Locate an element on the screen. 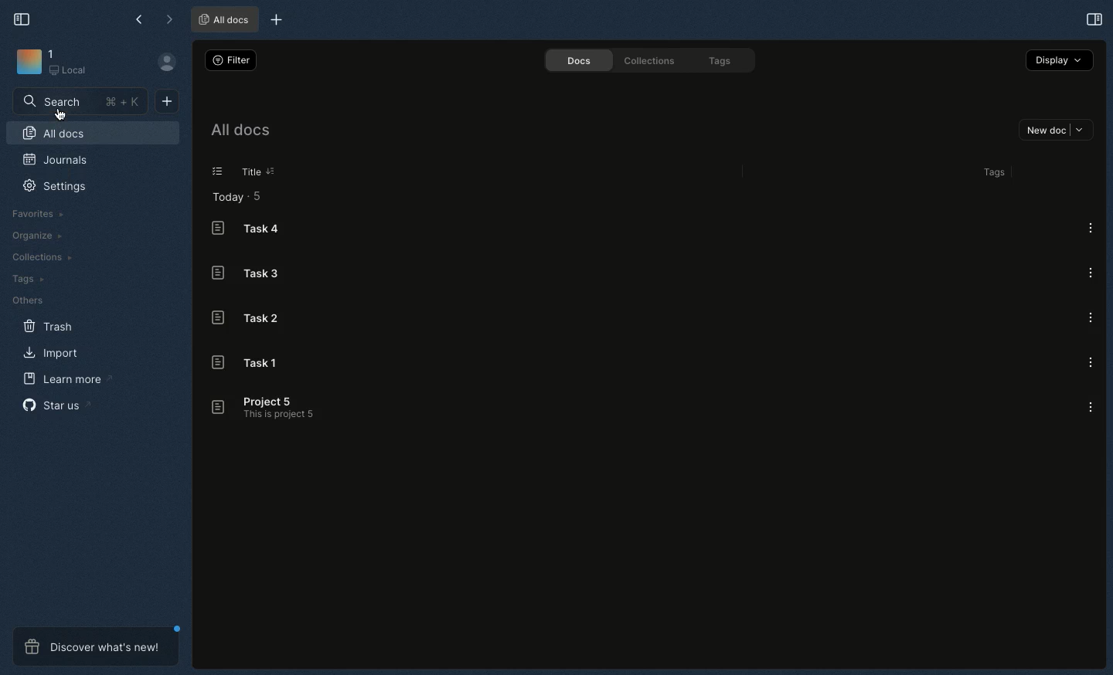 This screenshot has width=1113, height=675. Journals is located at coordinates (53, 160).